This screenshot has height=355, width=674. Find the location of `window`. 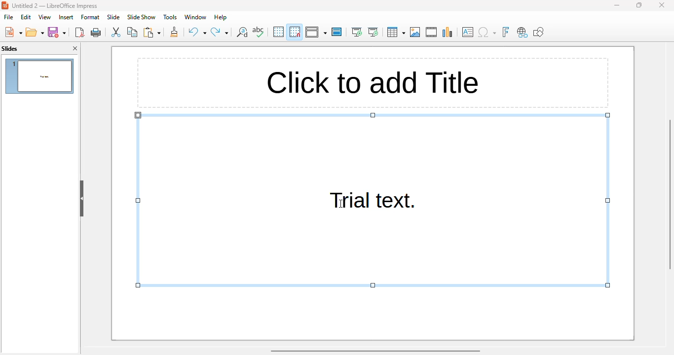

window is located at coordinates (196, 17).